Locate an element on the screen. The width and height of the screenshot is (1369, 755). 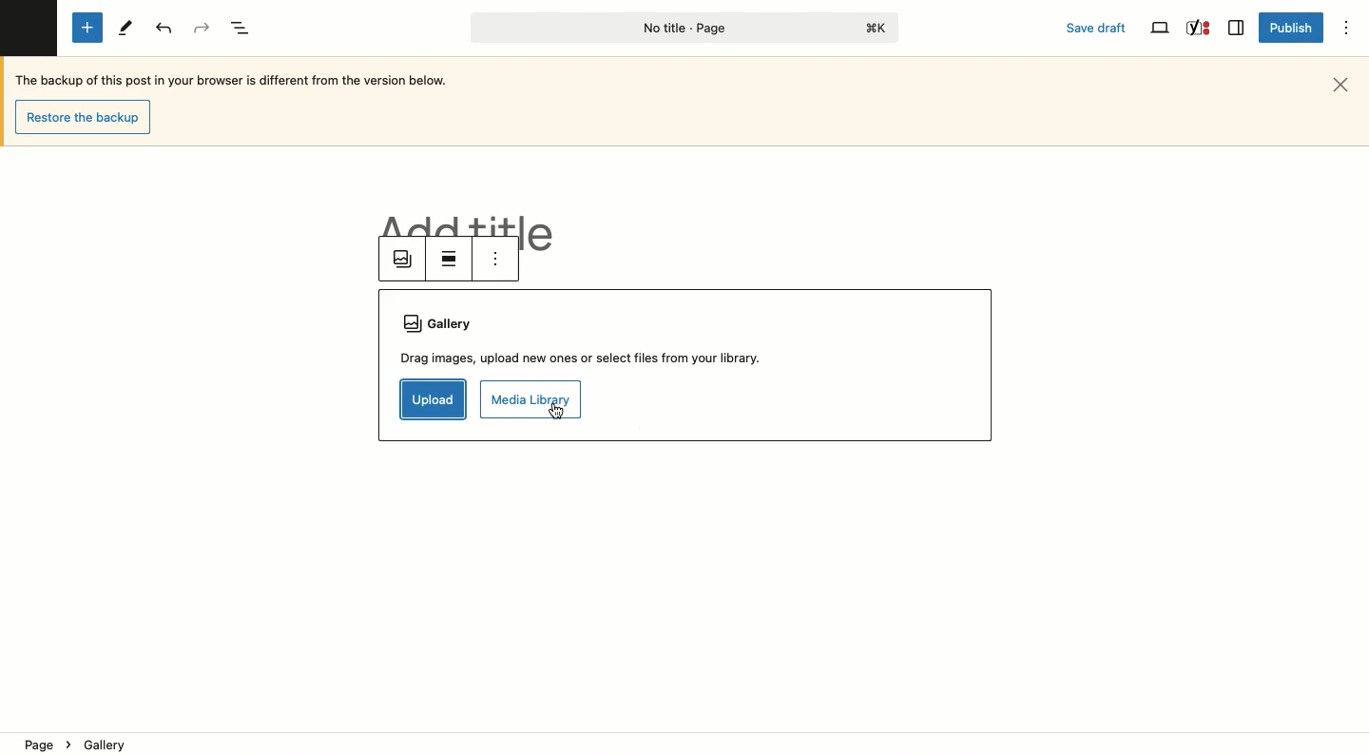
Document overview is located at coordinates (243, 28).